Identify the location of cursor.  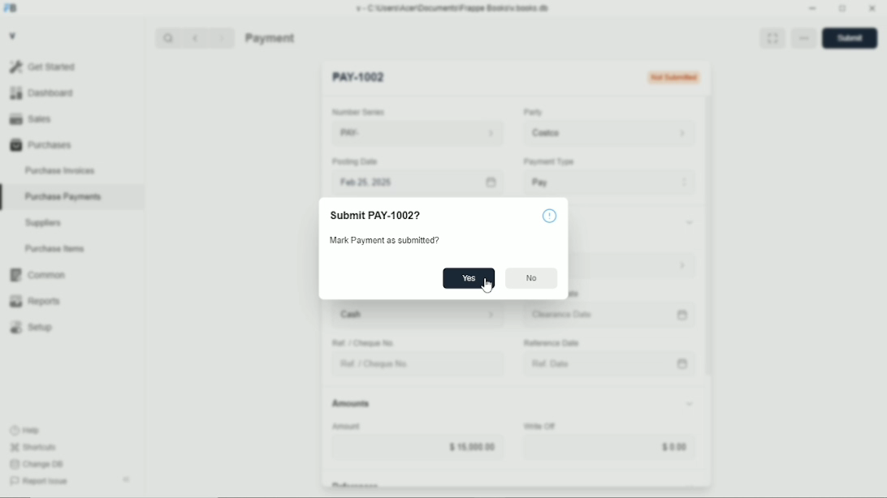
(487, 286).